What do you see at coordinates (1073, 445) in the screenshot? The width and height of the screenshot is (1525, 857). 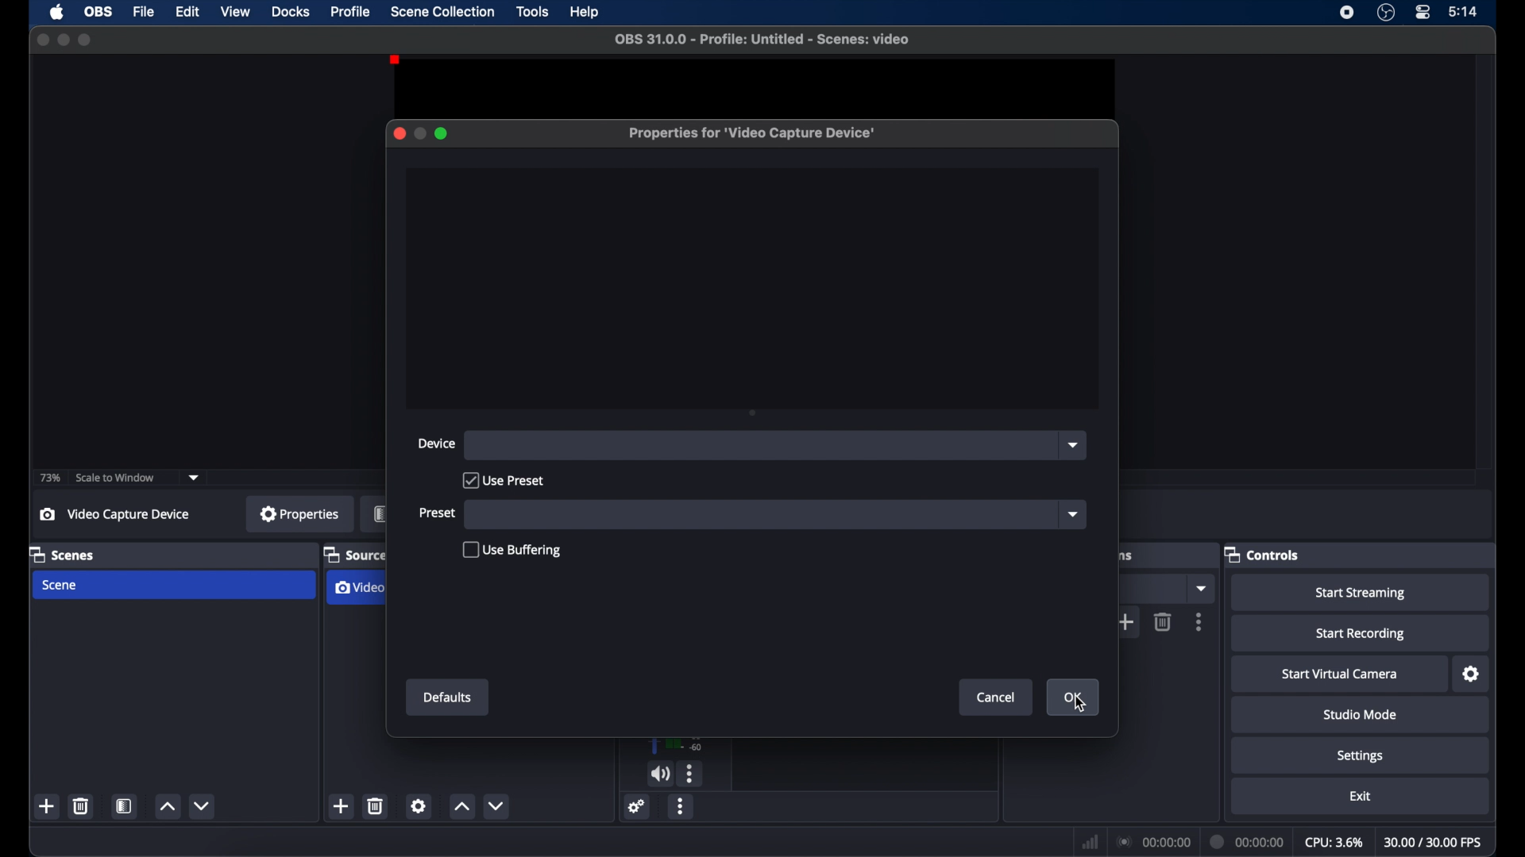 I see `dropdown` at bounding box center [1073, 445].